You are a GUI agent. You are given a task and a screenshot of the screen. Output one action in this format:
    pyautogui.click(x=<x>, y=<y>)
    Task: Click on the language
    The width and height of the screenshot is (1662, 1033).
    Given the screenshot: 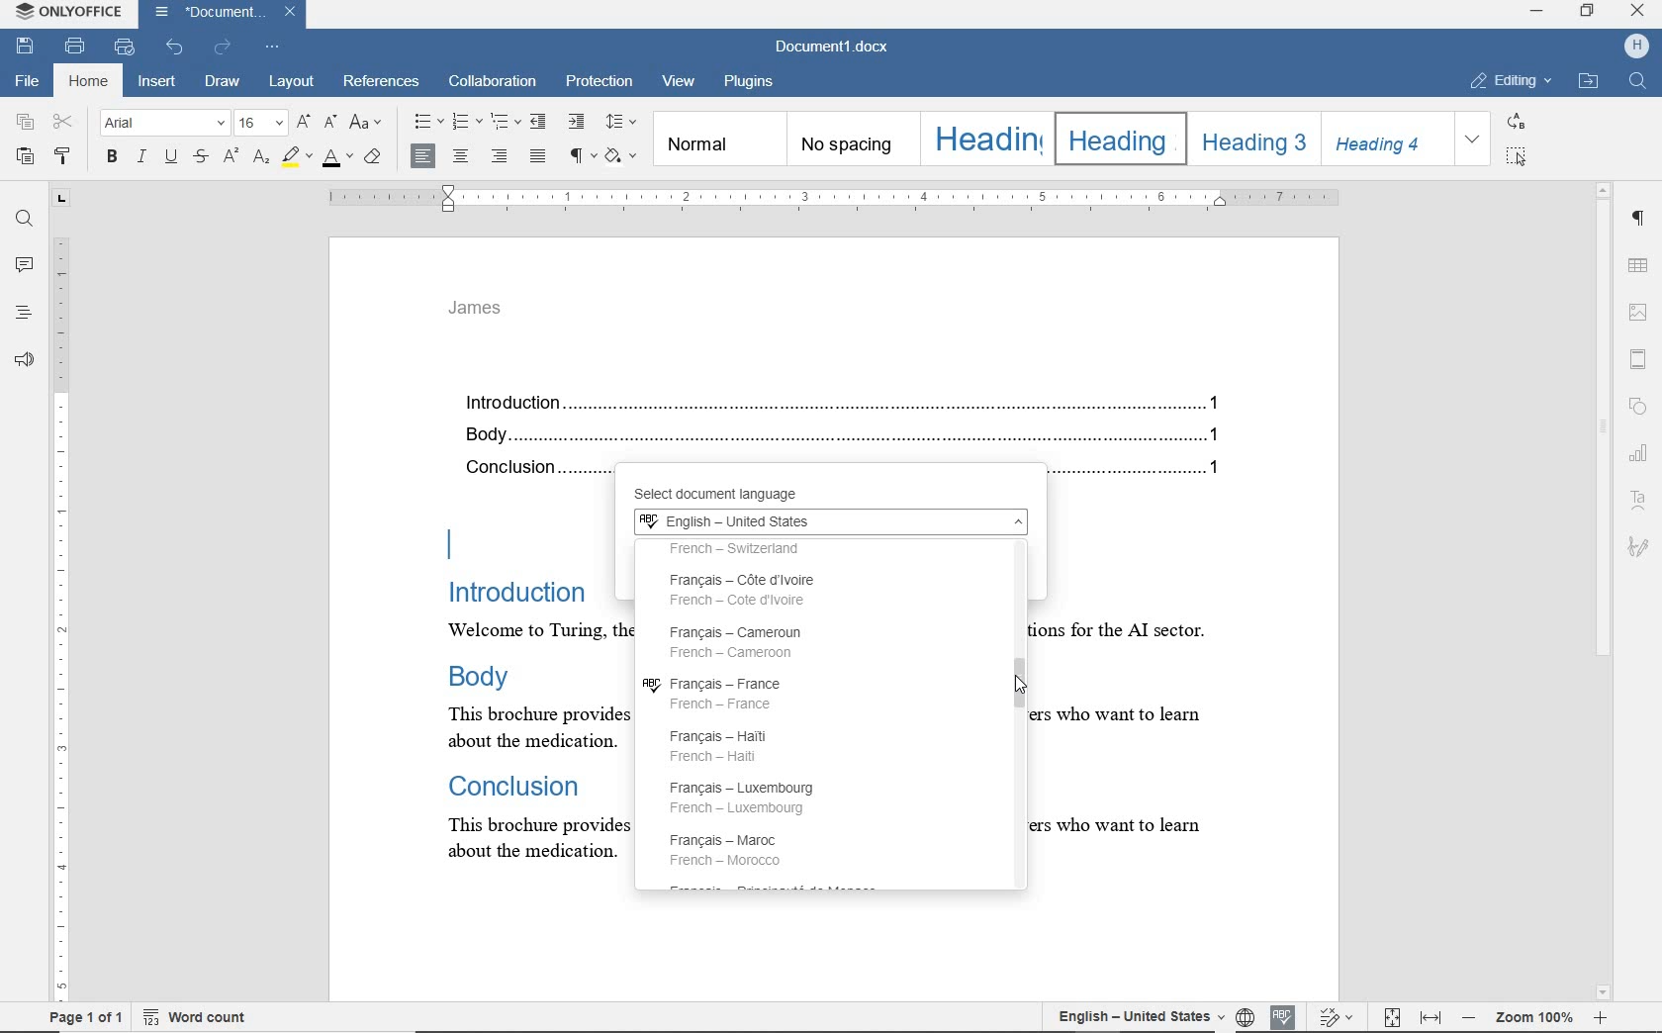 What is the action you would take?
    pyautogui.click(x=1245, y=1016)
    